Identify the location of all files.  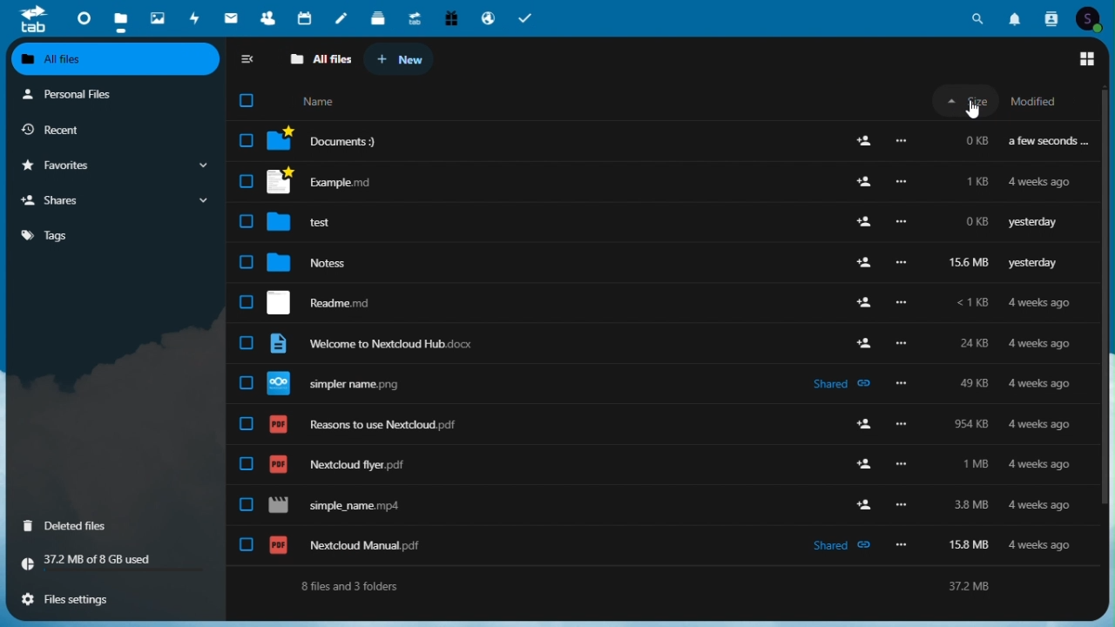
(318, 59).